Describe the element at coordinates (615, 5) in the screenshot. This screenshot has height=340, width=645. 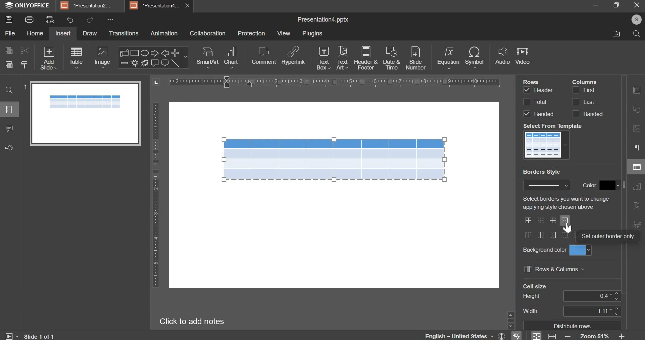
I see `restore down` at that location.